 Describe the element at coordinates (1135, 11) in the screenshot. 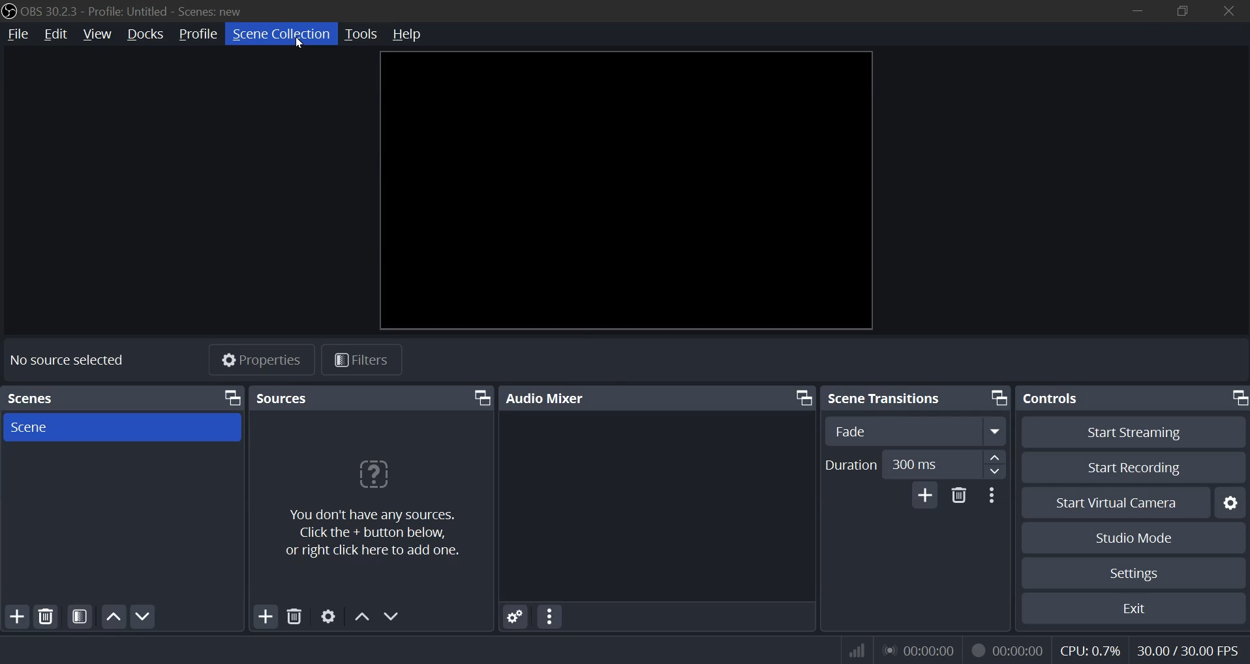

I see `minimize` at that location.